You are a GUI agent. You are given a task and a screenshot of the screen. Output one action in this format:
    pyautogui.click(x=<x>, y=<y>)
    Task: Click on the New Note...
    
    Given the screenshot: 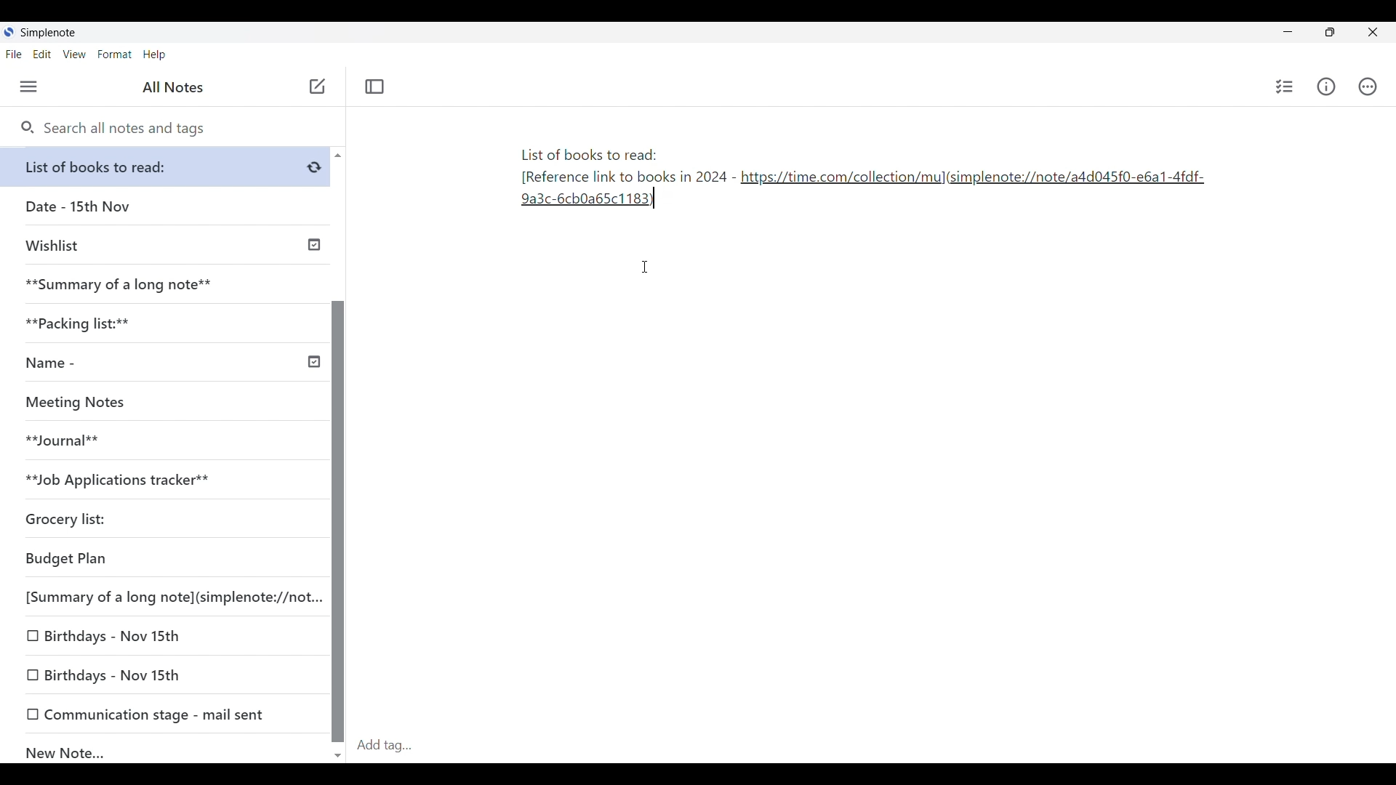 What is the action you would take?
    pyautogui.click(x=167, y=749)
    